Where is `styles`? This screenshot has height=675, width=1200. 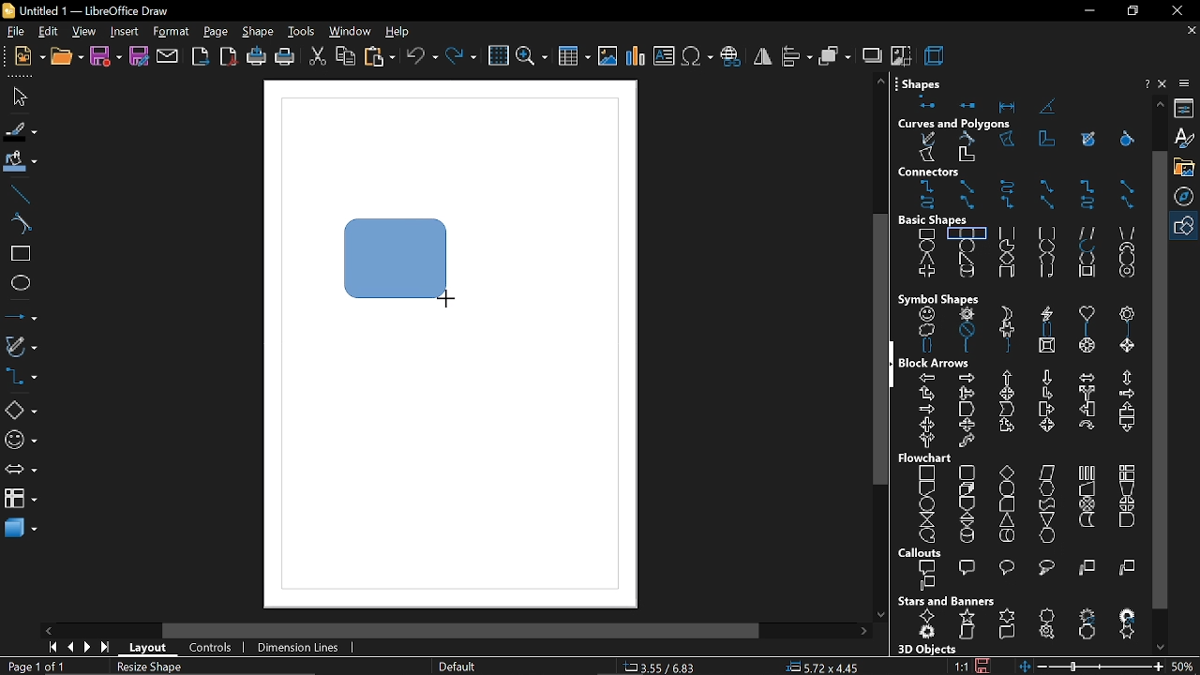 styles is located at coordinates (1186, 139).